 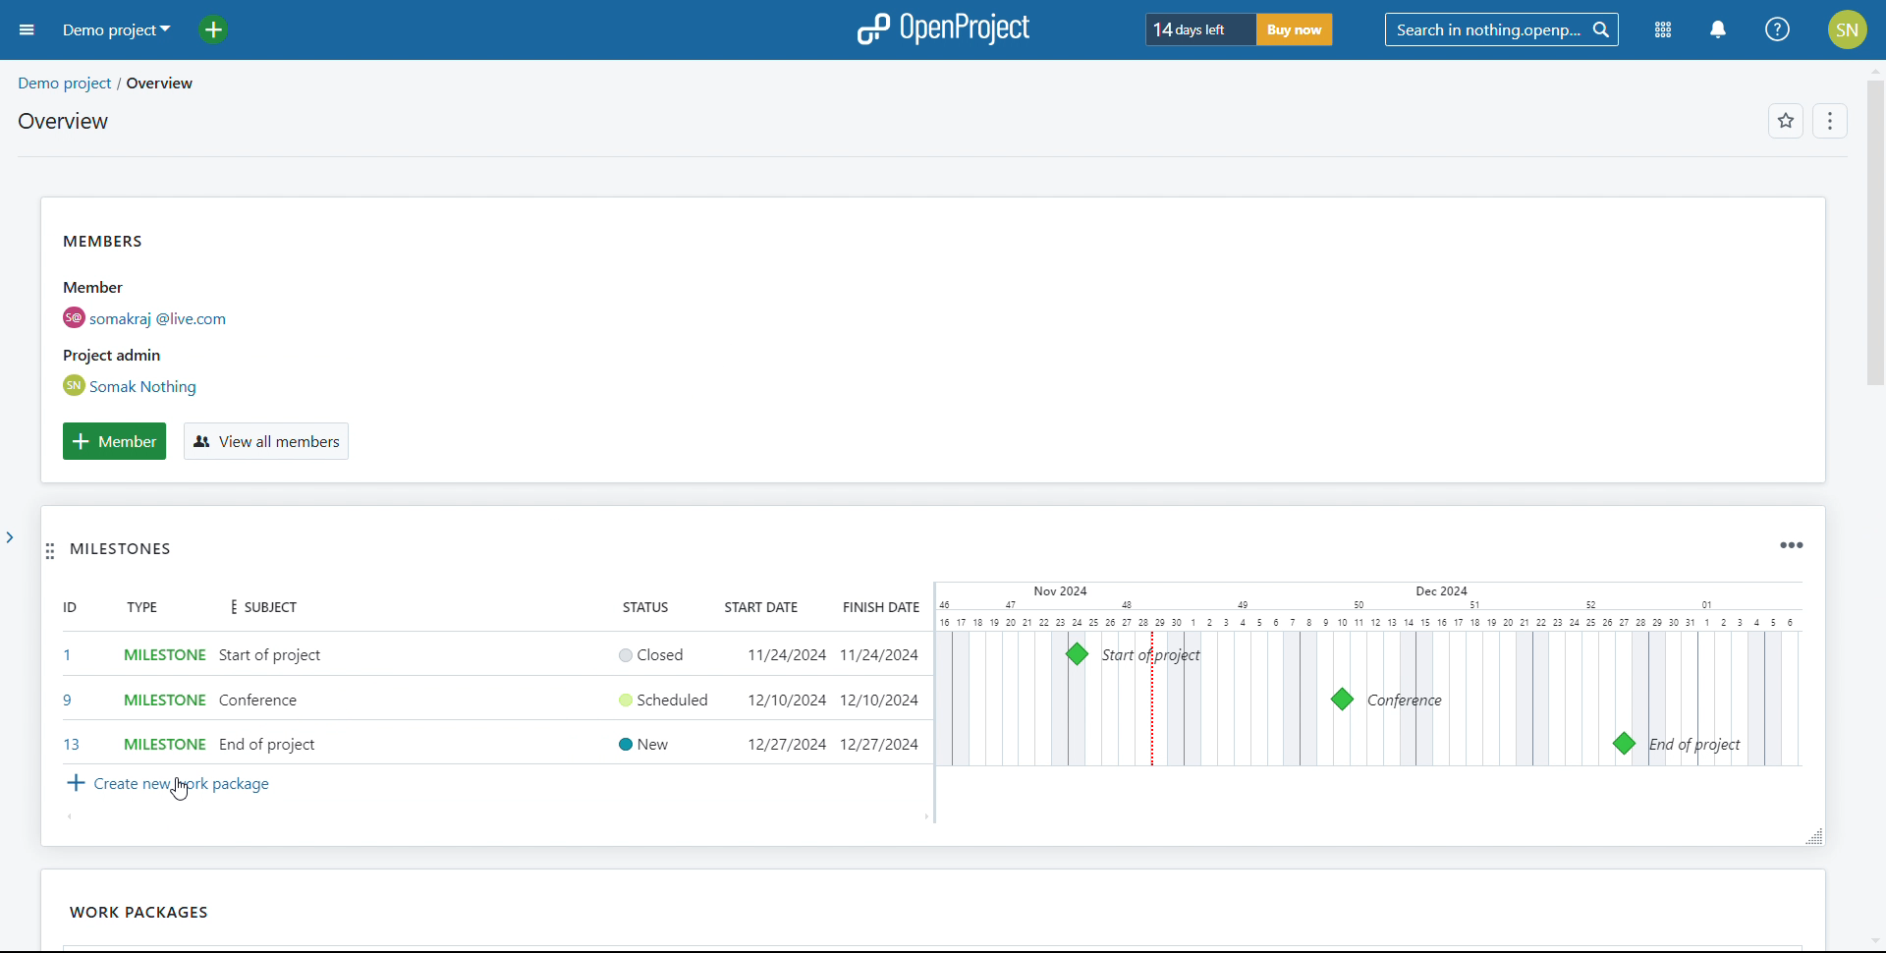 What do you see at coordinates (225, 29) in the screenshot?
I see `add project` at bounding box center [225, 29].